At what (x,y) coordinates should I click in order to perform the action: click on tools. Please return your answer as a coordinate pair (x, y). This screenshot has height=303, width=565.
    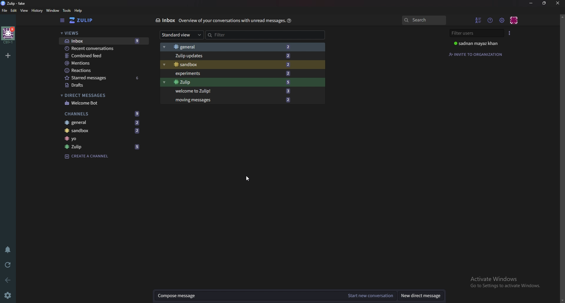
    Looking at the image, I should click on (67, 11).